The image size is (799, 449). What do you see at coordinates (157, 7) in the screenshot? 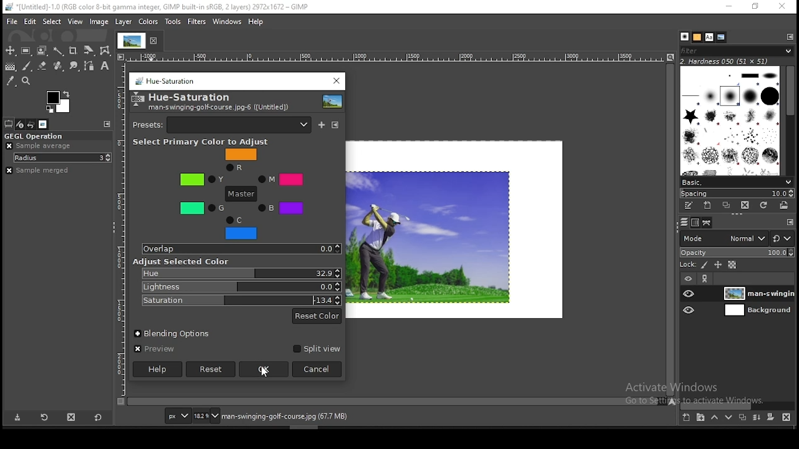
I see `*[untitled]-1.0 (rgb color 8-bit gamma integer, Gimp built in sRGB, 2 layers) 2972x1672 - gimp` at bounding box center [157, 7].